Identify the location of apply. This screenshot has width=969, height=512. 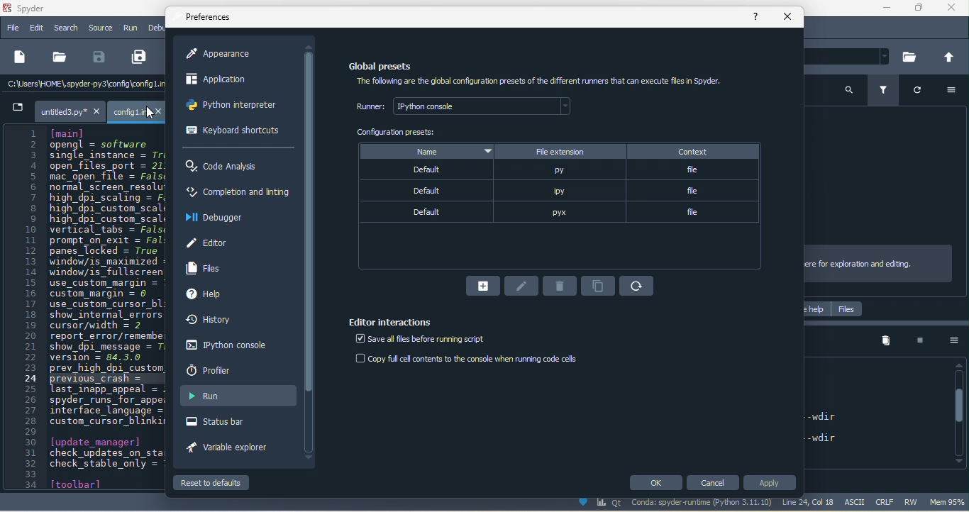
(770, 483).